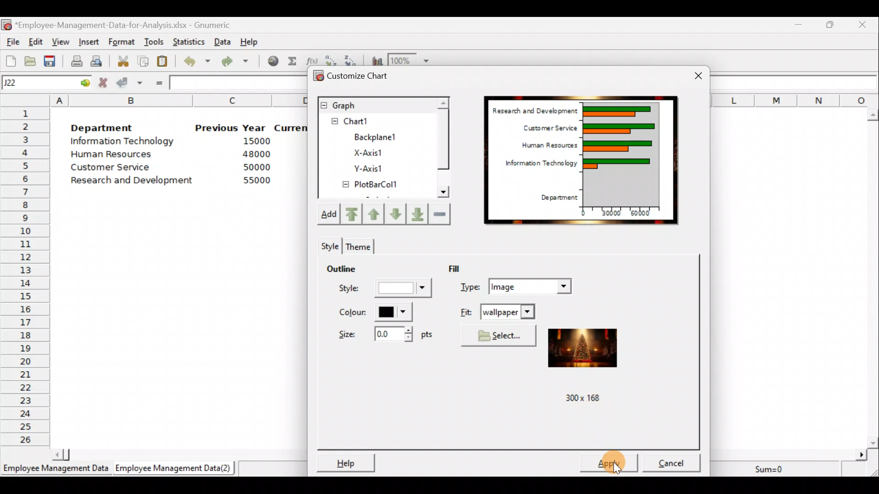 Image resolution: width=879 pixels, height=494 pixels. I want to click on Gnumeric logo, so click(7, 25).